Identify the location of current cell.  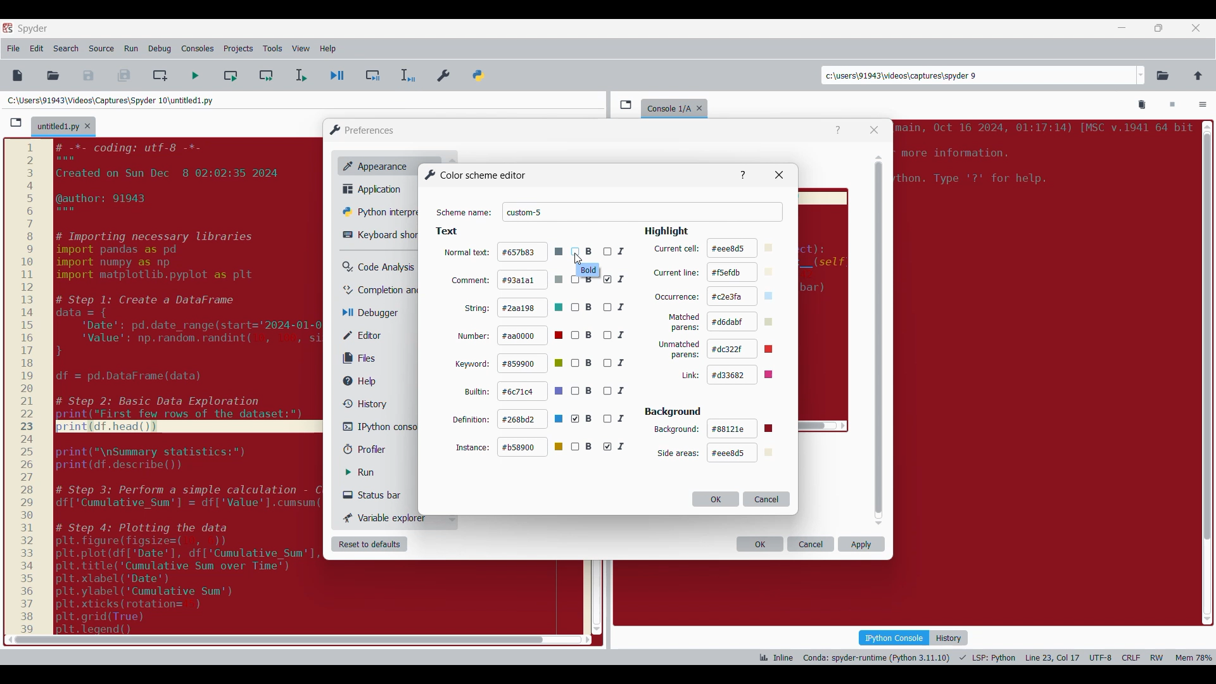
(676, 249).